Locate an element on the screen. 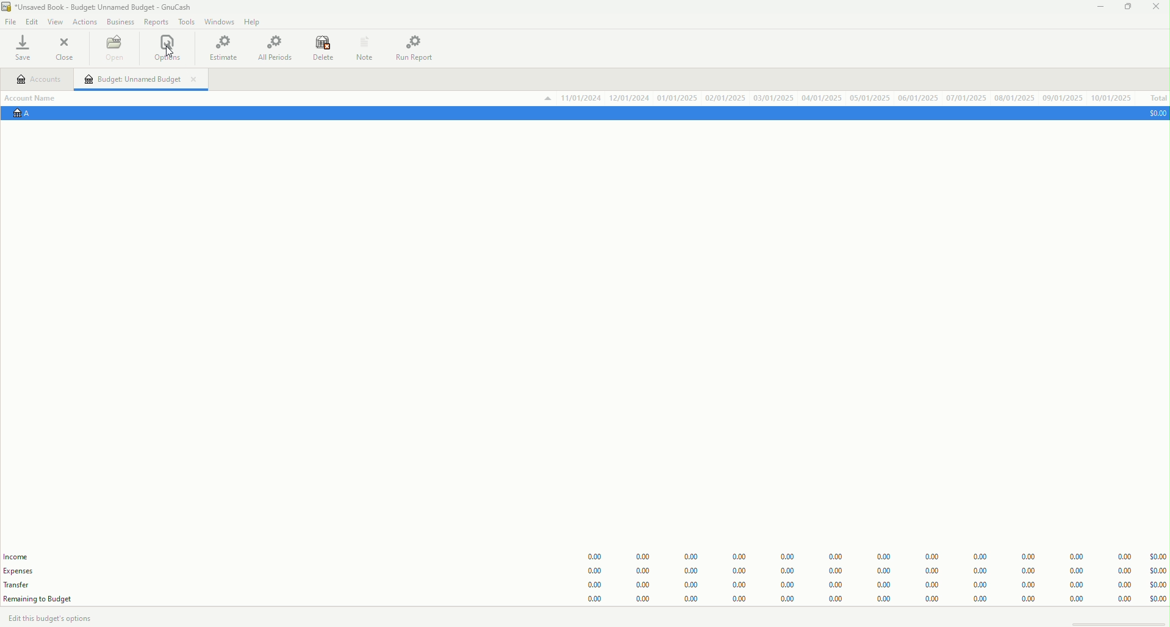 This screenshot has height=627, width=1170. Save is located at coordinates (26, 49).